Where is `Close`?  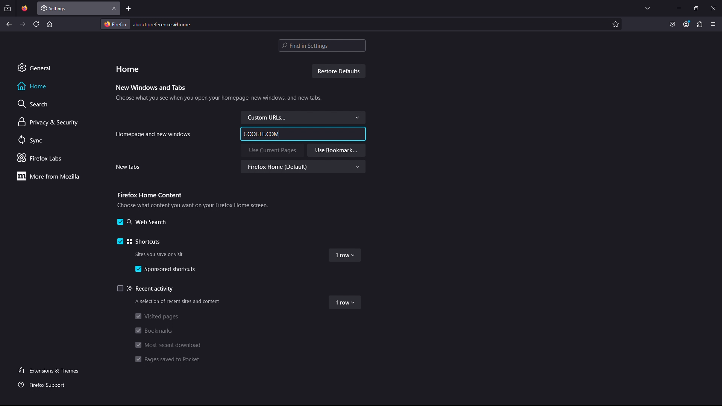 Close is located at coordinates (114, 8).